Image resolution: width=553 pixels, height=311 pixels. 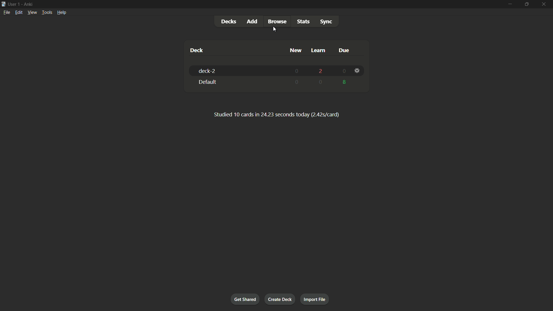 What do you see at coordinates (46, 13) in the screenshot?
I see `Tools menu` at bounding box center [46, 13].